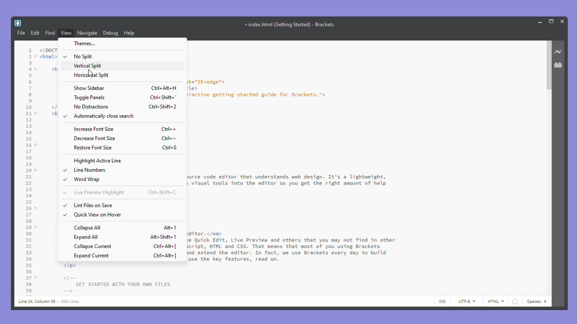  I want to click on 15, so click(29, 139).